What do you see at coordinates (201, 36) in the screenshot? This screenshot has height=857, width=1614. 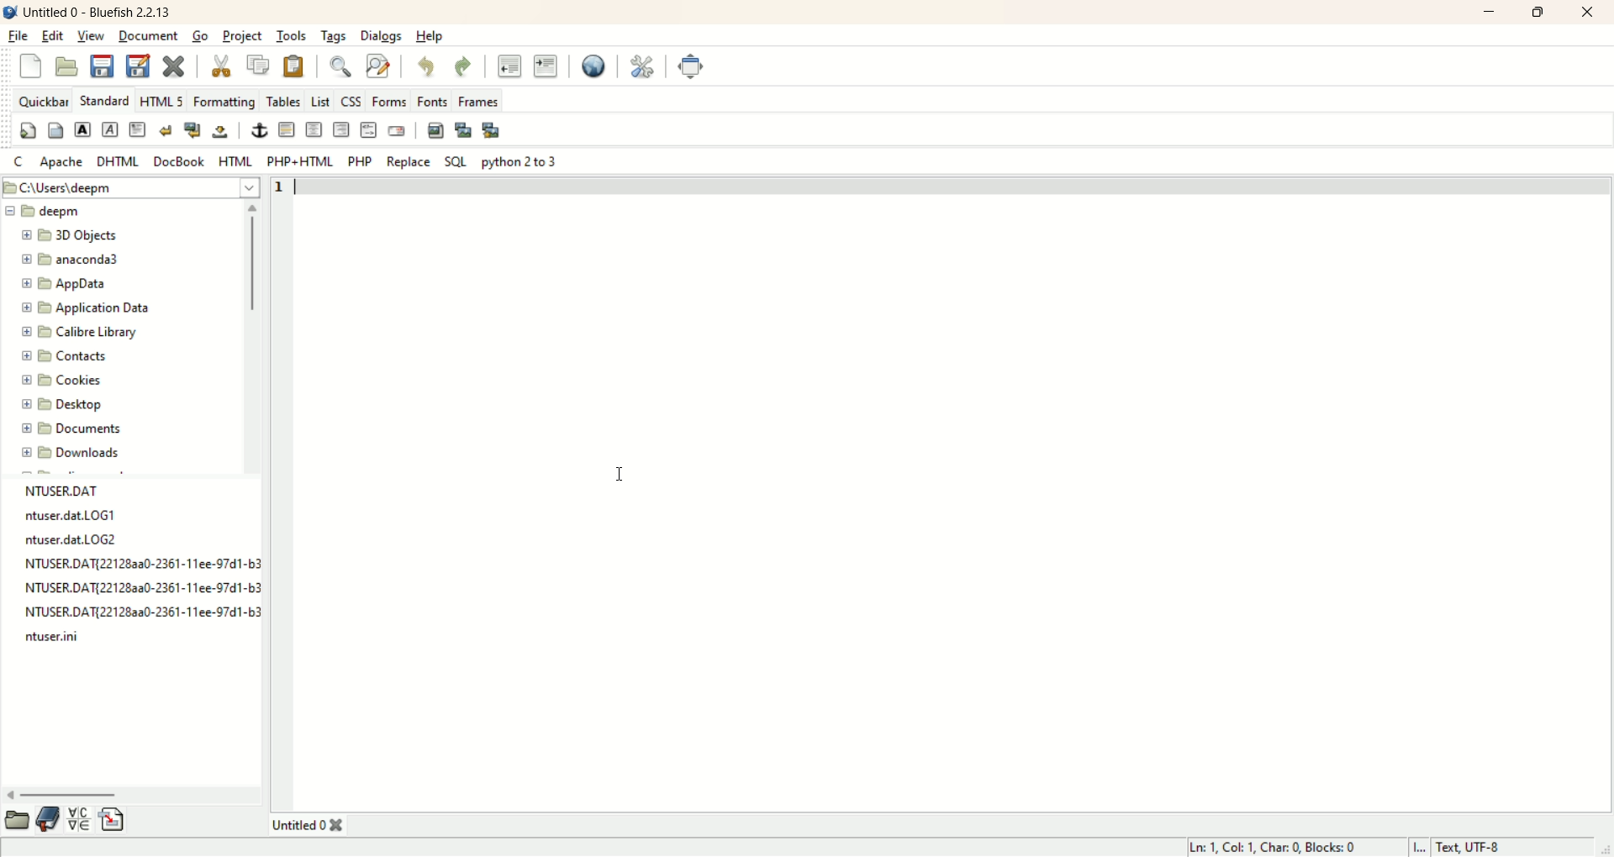 I see `go` at bounding box center [201, 36].